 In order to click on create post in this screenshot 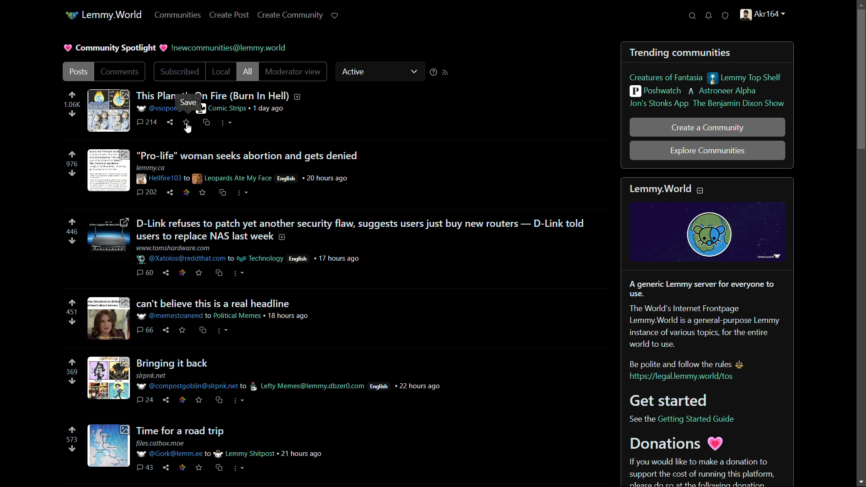, I will do `click(230, 16)`.